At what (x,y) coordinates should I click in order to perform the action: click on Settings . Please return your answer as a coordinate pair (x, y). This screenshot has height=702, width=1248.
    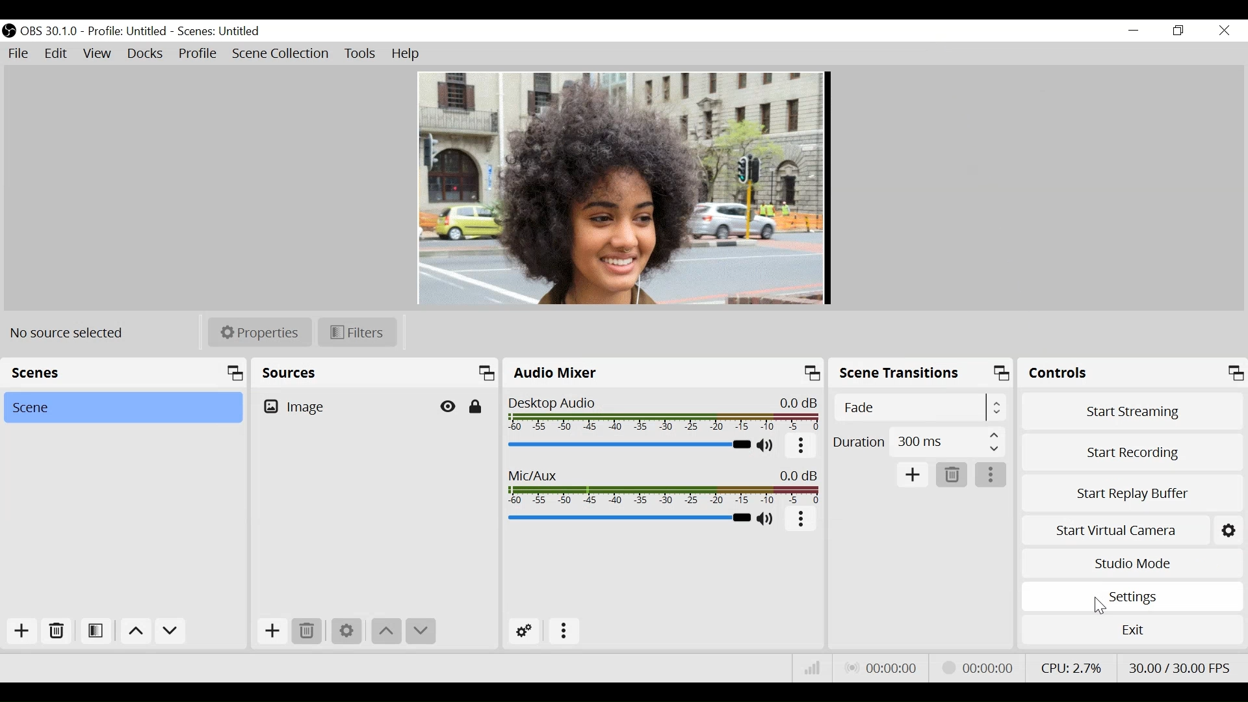
    Looking at the image, I should click on (345, 629).